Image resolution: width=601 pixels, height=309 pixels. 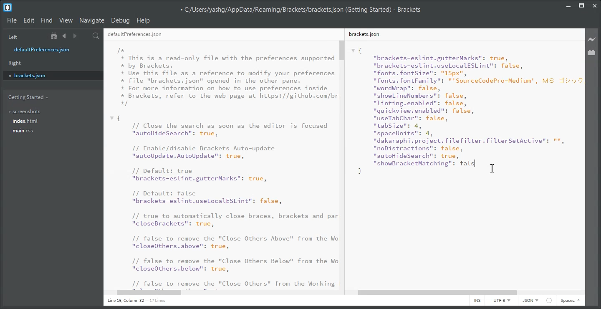 What do you see at coordinates (96, 36) in the screenshot?
I see `Find in files` at bounding box center [96, 36].